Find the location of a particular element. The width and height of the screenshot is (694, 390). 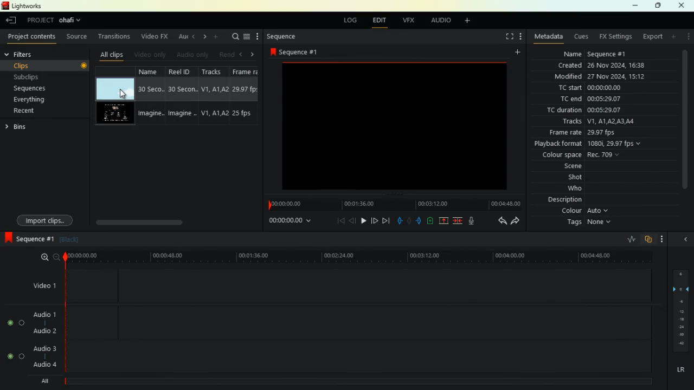

audio 3 is located at coordinates (42, 348).